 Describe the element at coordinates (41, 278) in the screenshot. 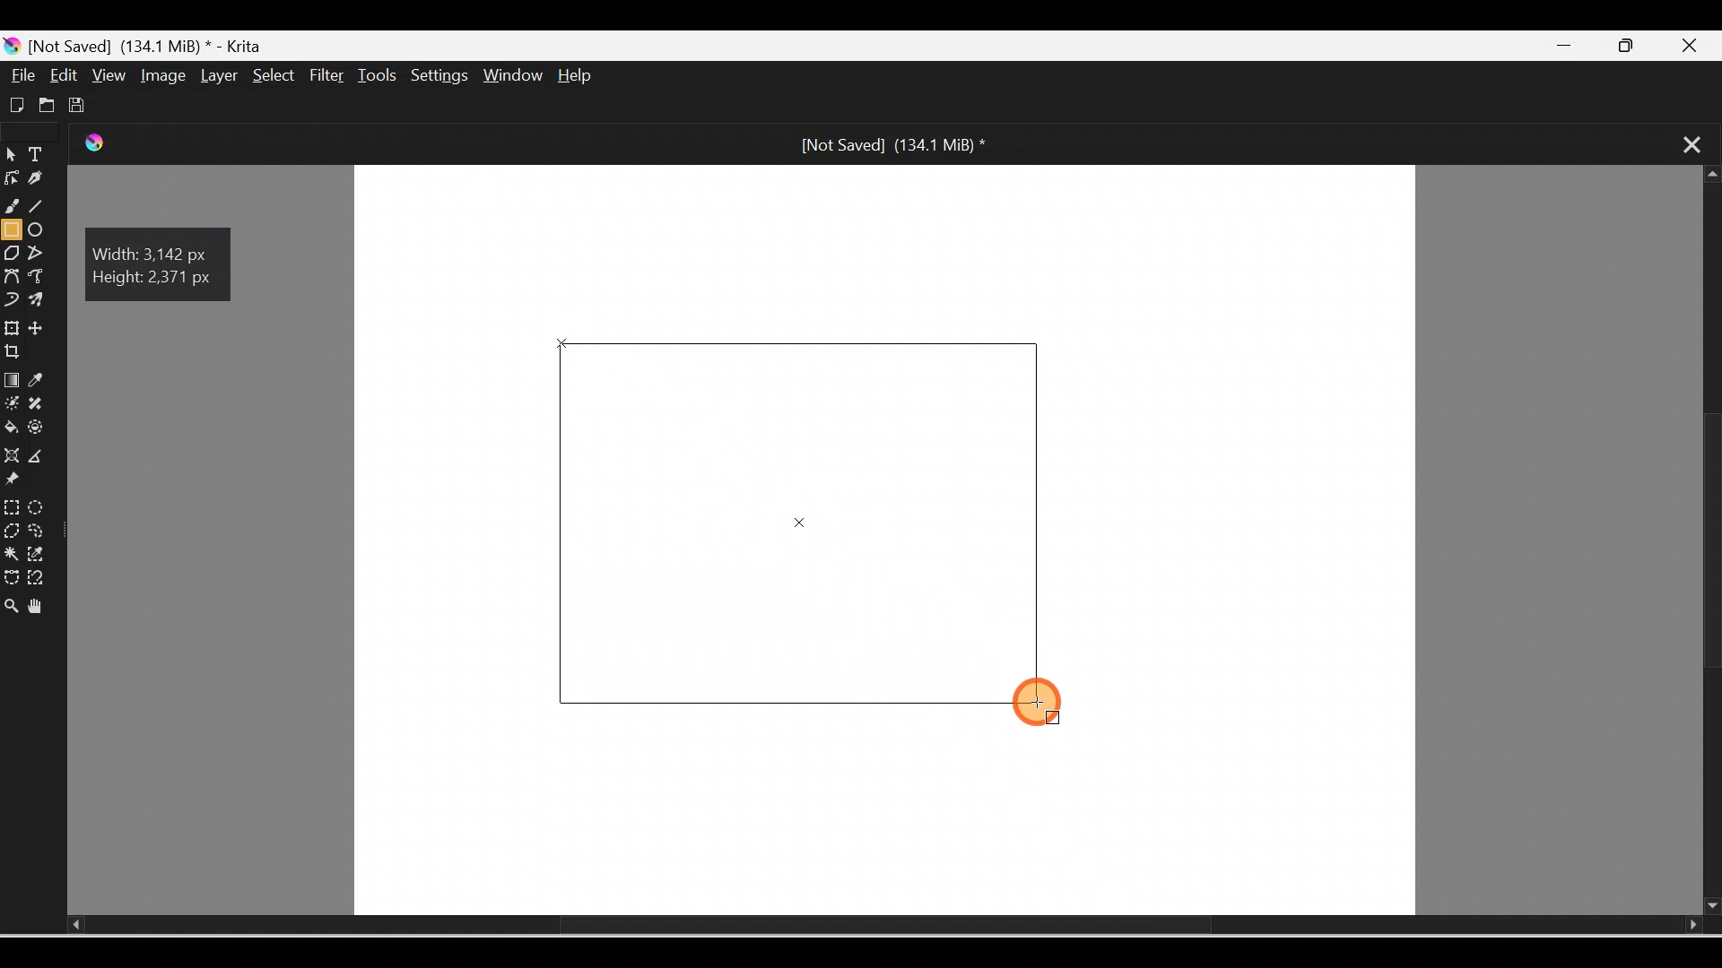

I see `Freehand path tool` at that location.